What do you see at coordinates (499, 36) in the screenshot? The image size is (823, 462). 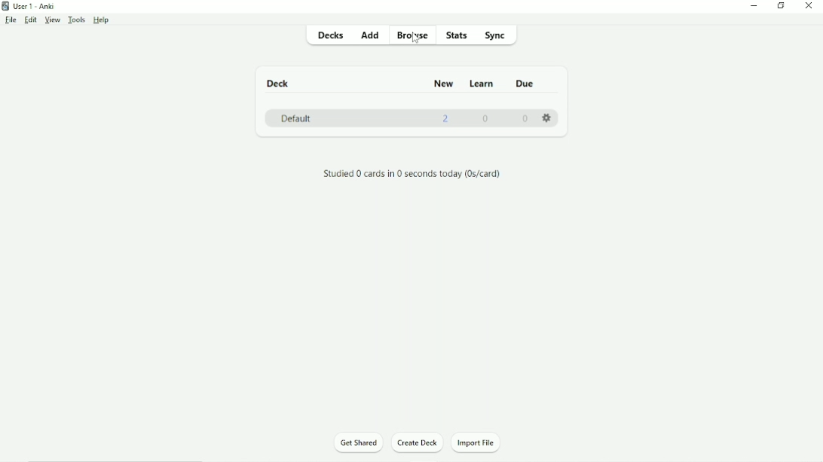 I see `Sync` at bounding box center [499, 36].